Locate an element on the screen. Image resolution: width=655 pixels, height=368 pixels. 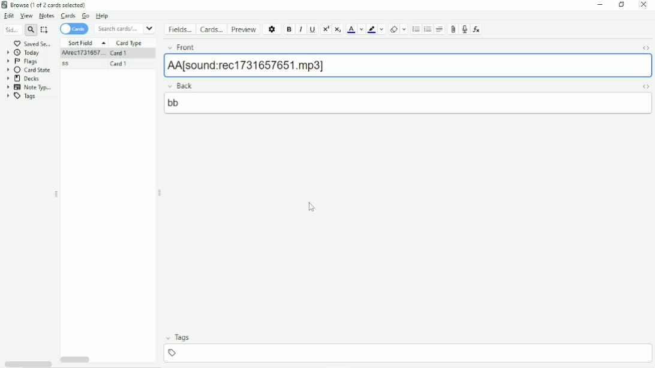
Attach picture/audio/video is located at coordinates (452, 29).